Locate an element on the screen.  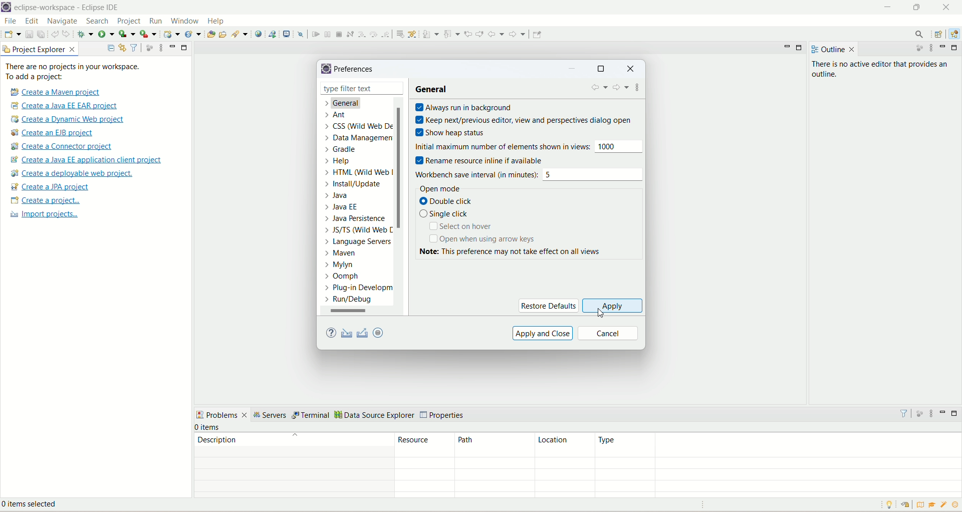
create a Java EE ER project is located at coordinates (67, 106).